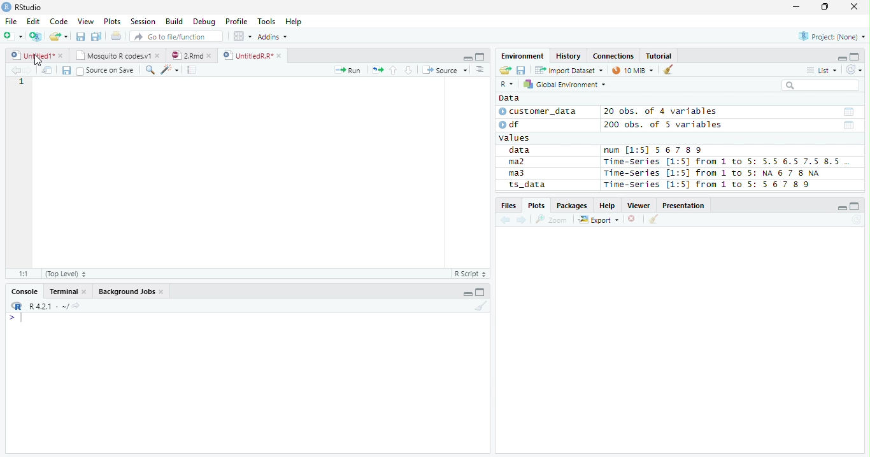 This screenshot has height=457, width=870. I want to click on Export, so click(599, 220).